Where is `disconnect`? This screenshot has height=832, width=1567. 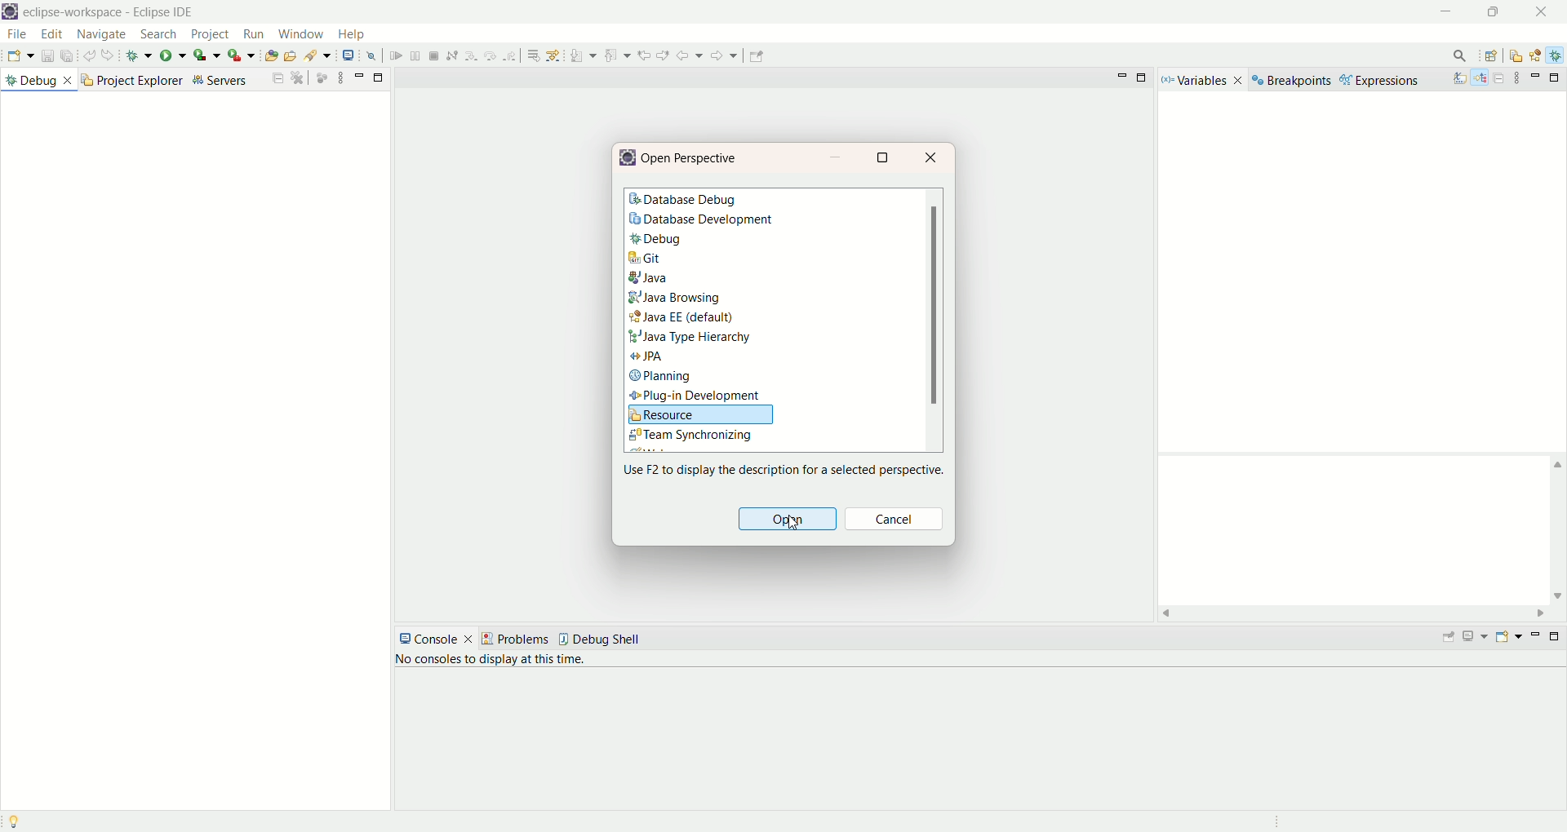 disconnect is located at coordinates (570, 55).